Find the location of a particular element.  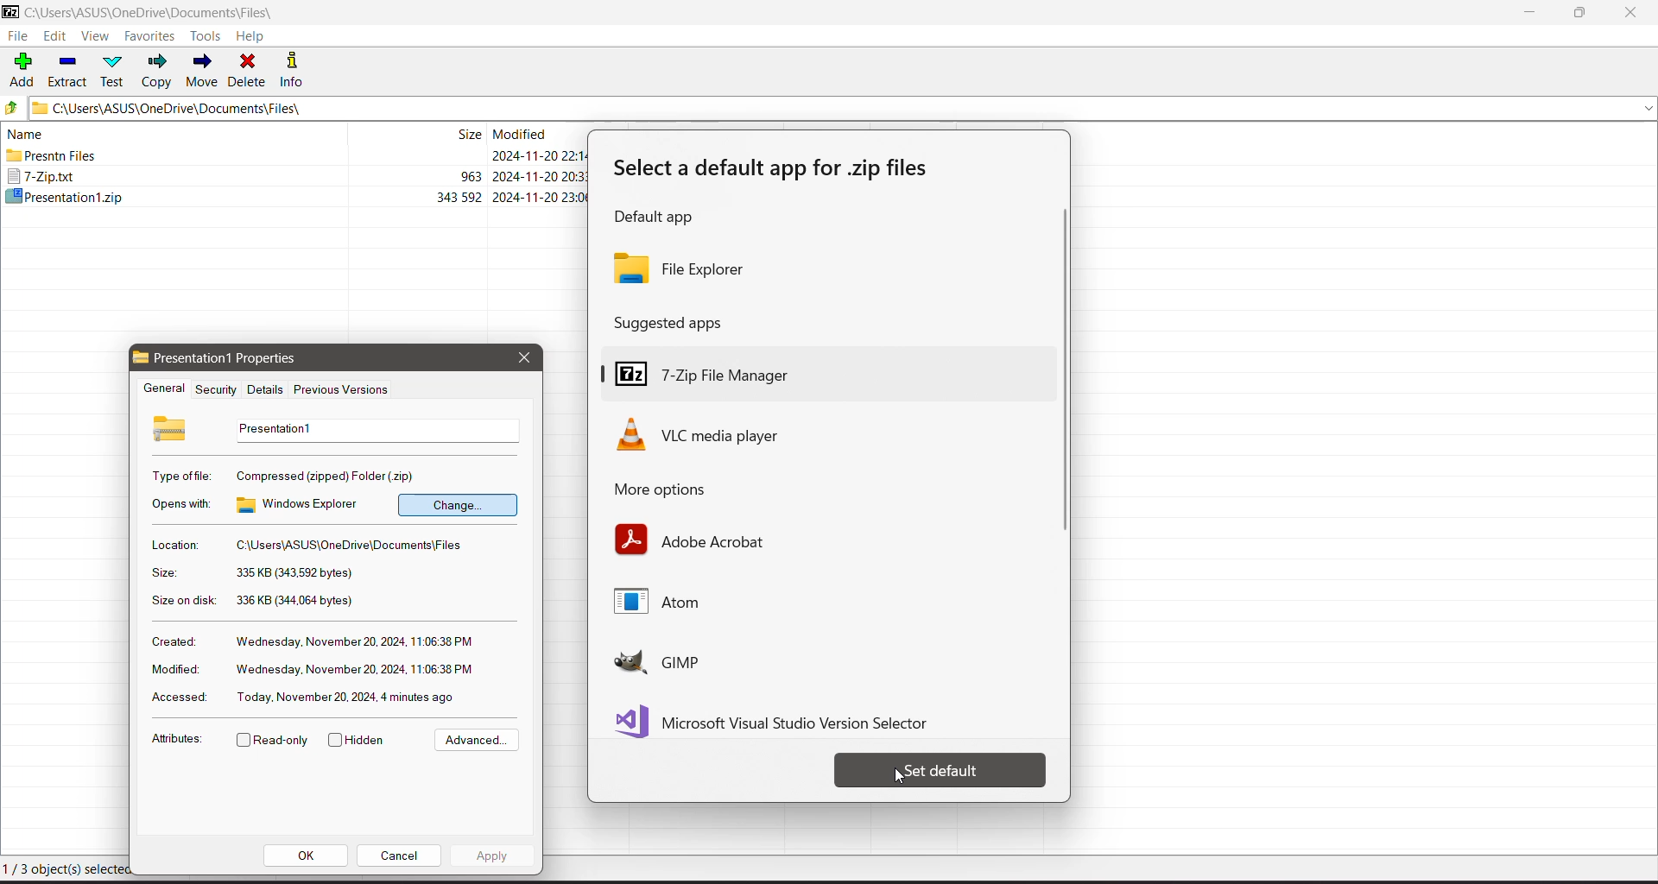

Cancel is located at coordinates (399, 855).